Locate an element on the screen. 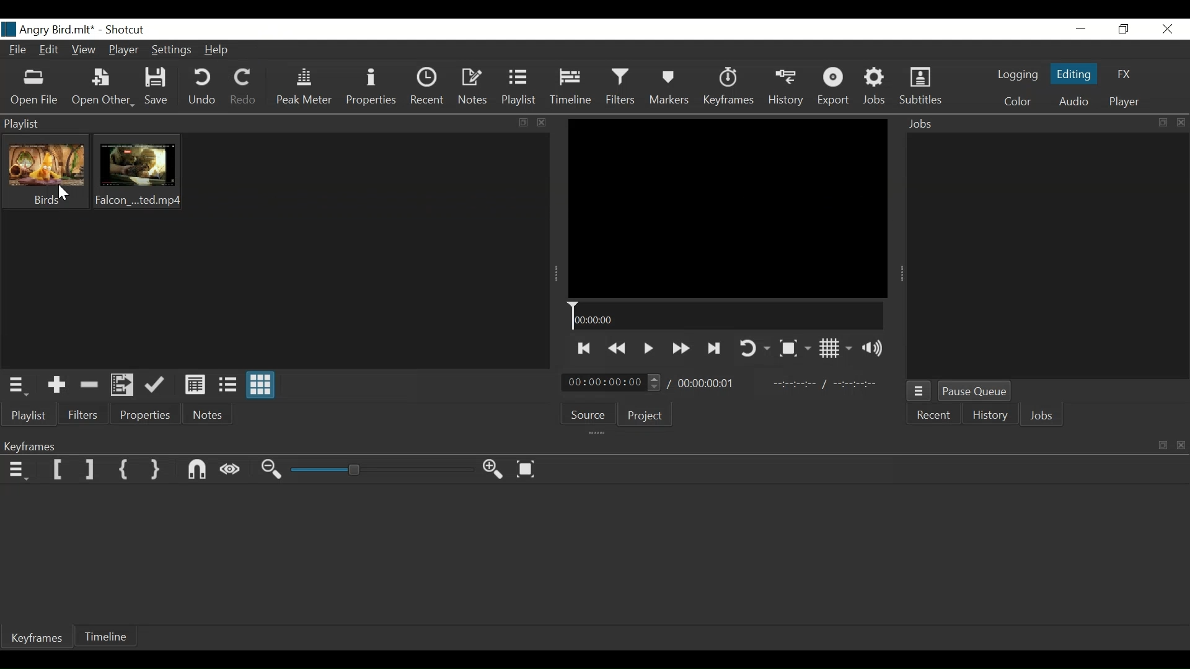 The image size is (1190, 669). Total duration is located at coordinates (708, 383).